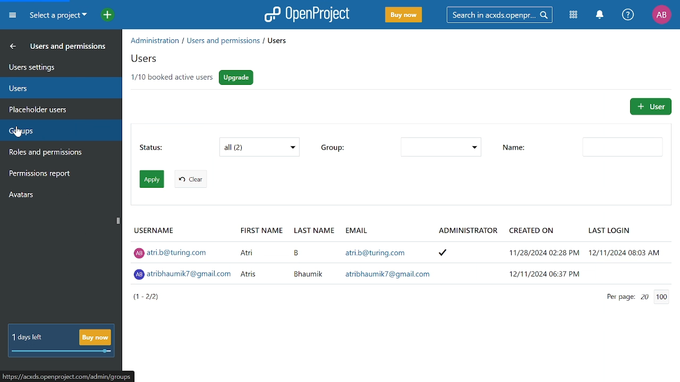  Describe the element at coordinates (449, 263) in the screenshot. I see `administrator` at that location.